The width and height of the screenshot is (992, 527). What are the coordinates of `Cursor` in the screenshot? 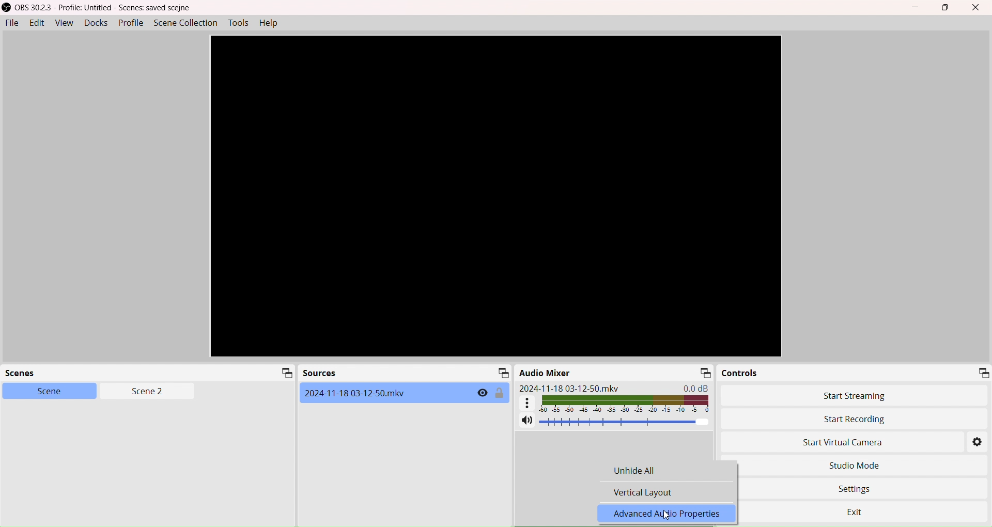 It's located at (665, 518).